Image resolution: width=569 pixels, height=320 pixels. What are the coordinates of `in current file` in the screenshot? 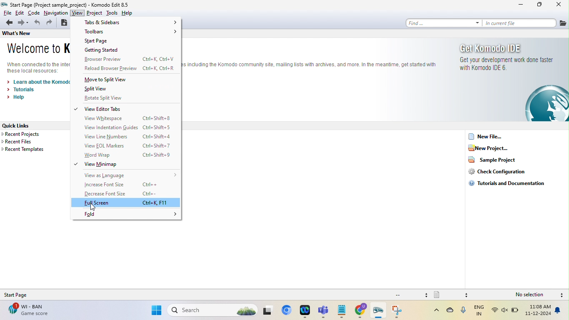 It's located at (519, 23).